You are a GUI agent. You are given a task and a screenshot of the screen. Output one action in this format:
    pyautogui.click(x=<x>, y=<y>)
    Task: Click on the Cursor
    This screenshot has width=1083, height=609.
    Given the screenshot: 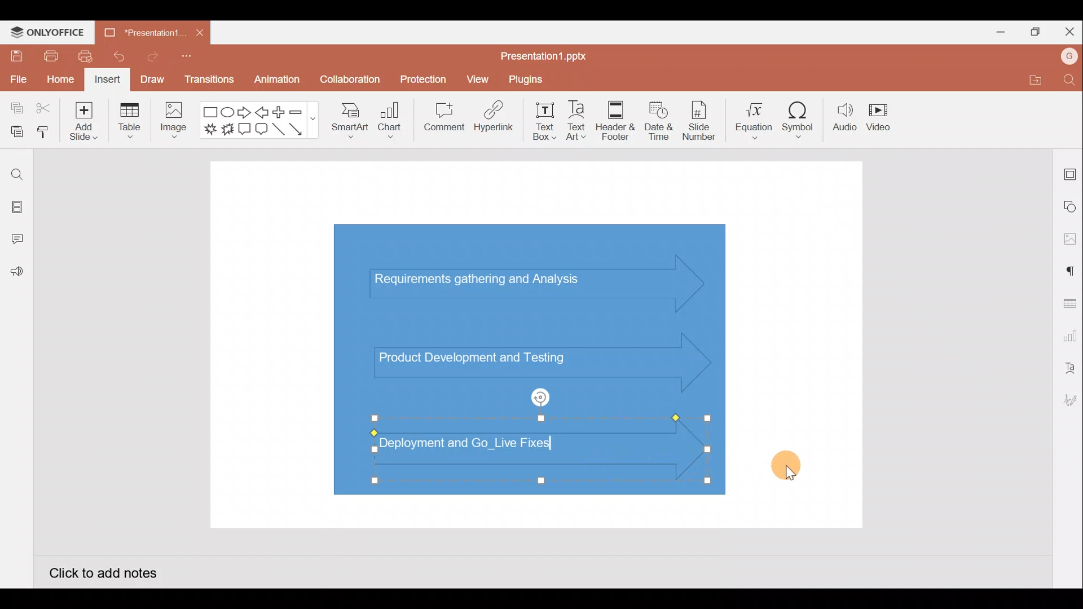 What is the action you would take?
    pyautogui.click(x=788, y=462)
    